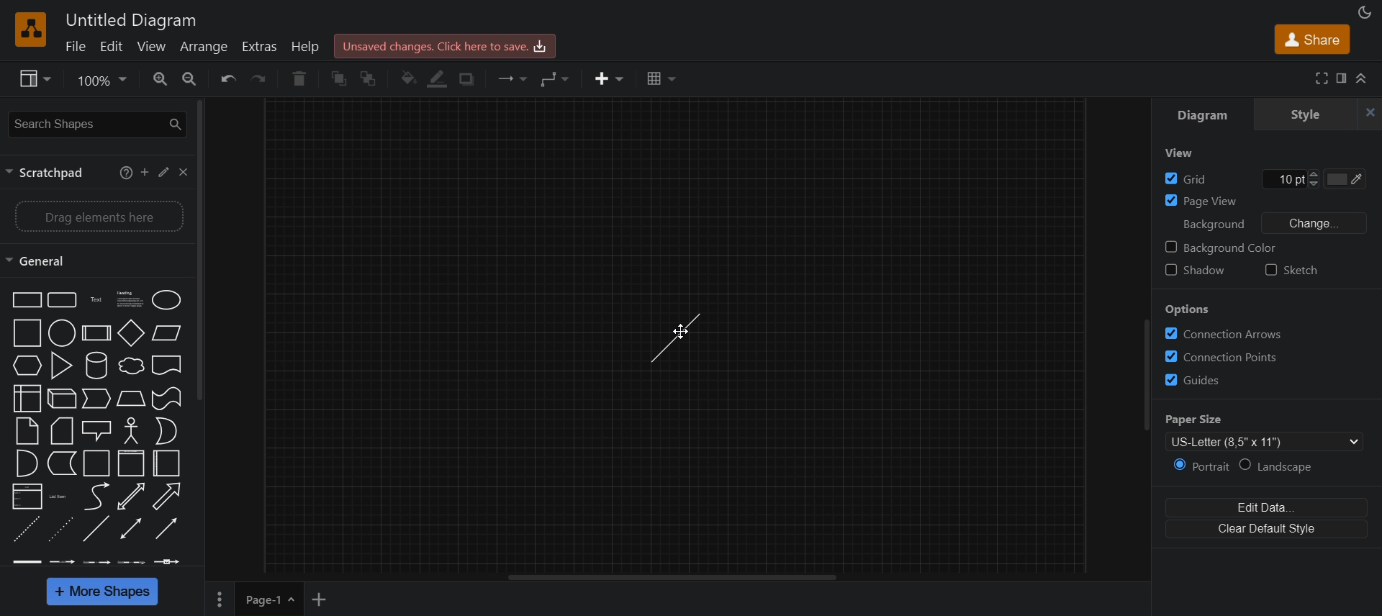 The width and height of the screenshot is (1382, 616). I want to click on connection arrows, so click(1224, 335).